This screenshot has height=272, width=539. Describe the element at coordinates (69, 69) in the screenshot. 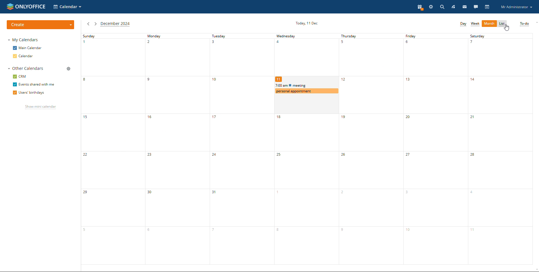

I see `manage` at that location.